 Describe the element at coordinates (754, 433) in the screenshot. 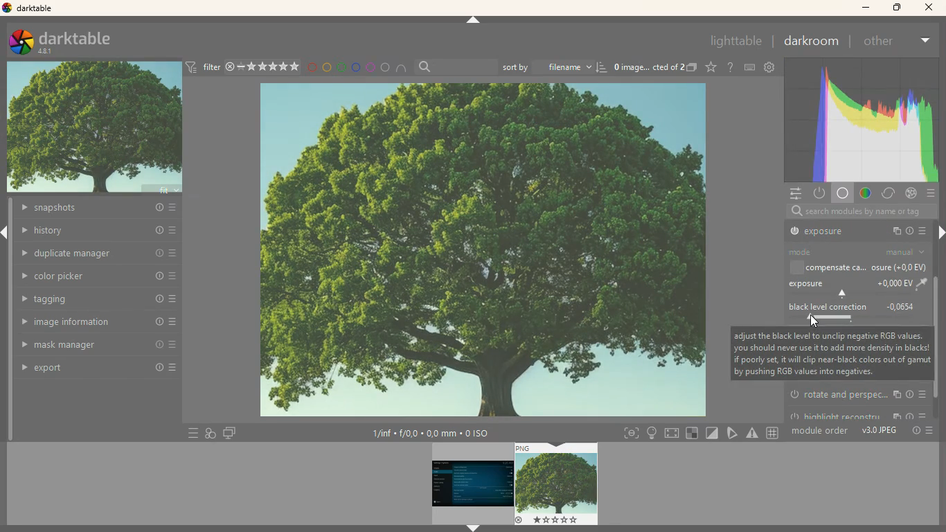

I see `warning` at that location.